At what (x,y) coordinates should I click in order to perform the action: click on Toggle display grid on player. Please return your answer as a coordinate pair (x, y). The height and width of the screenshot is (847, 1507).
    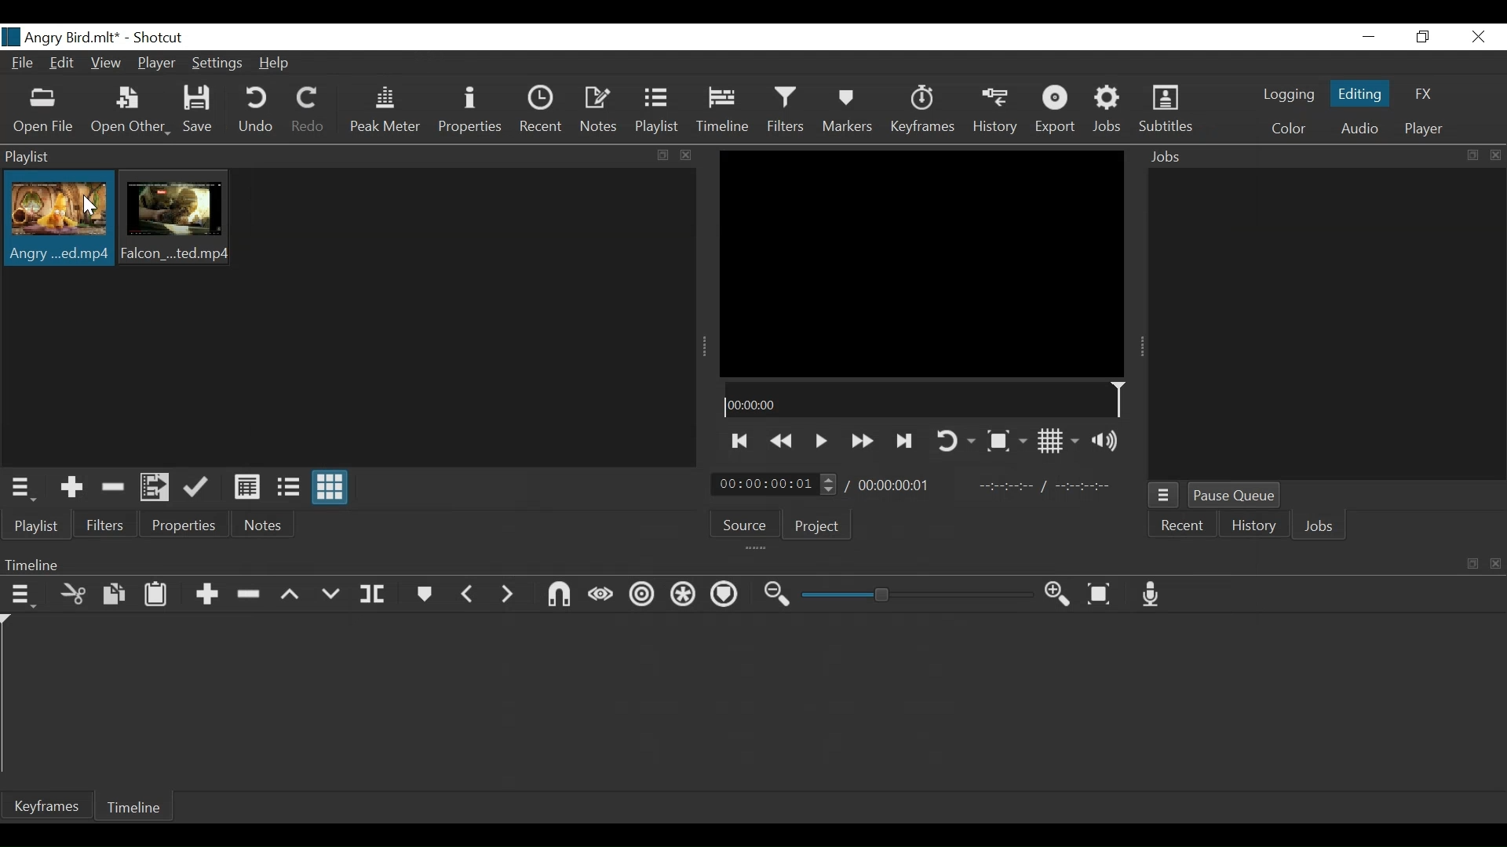
    Looking at the image, I should click on (1062, 441).